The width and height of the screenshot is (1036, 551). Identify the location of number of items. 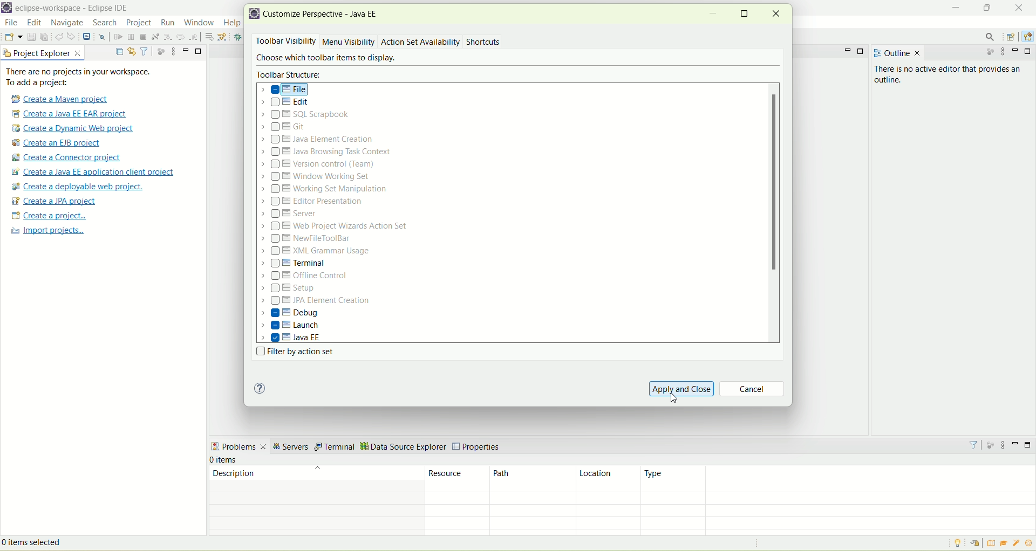
(232, 460).